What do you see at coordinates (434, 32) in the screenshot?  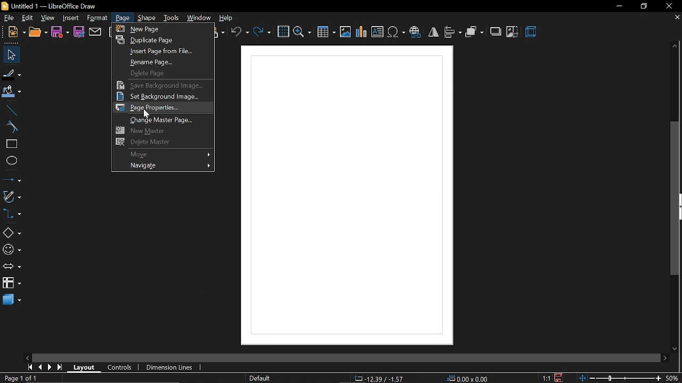 I see `flip` at bounding box center [434, 32].